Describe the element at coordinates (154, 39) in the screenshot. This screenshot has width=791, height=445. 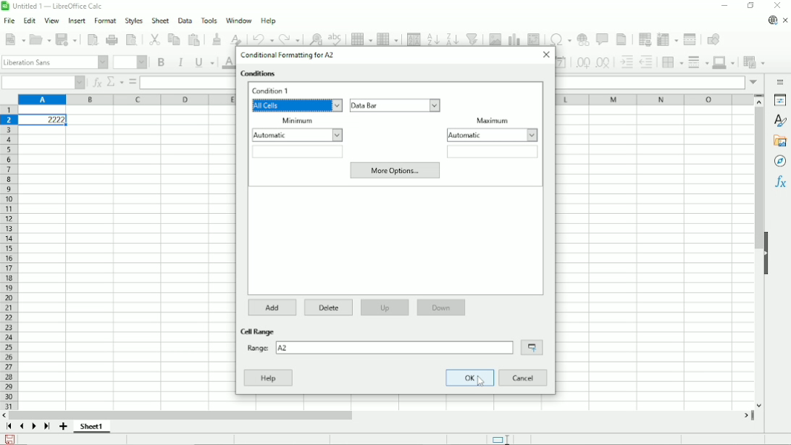
I see `Cut` at that location.